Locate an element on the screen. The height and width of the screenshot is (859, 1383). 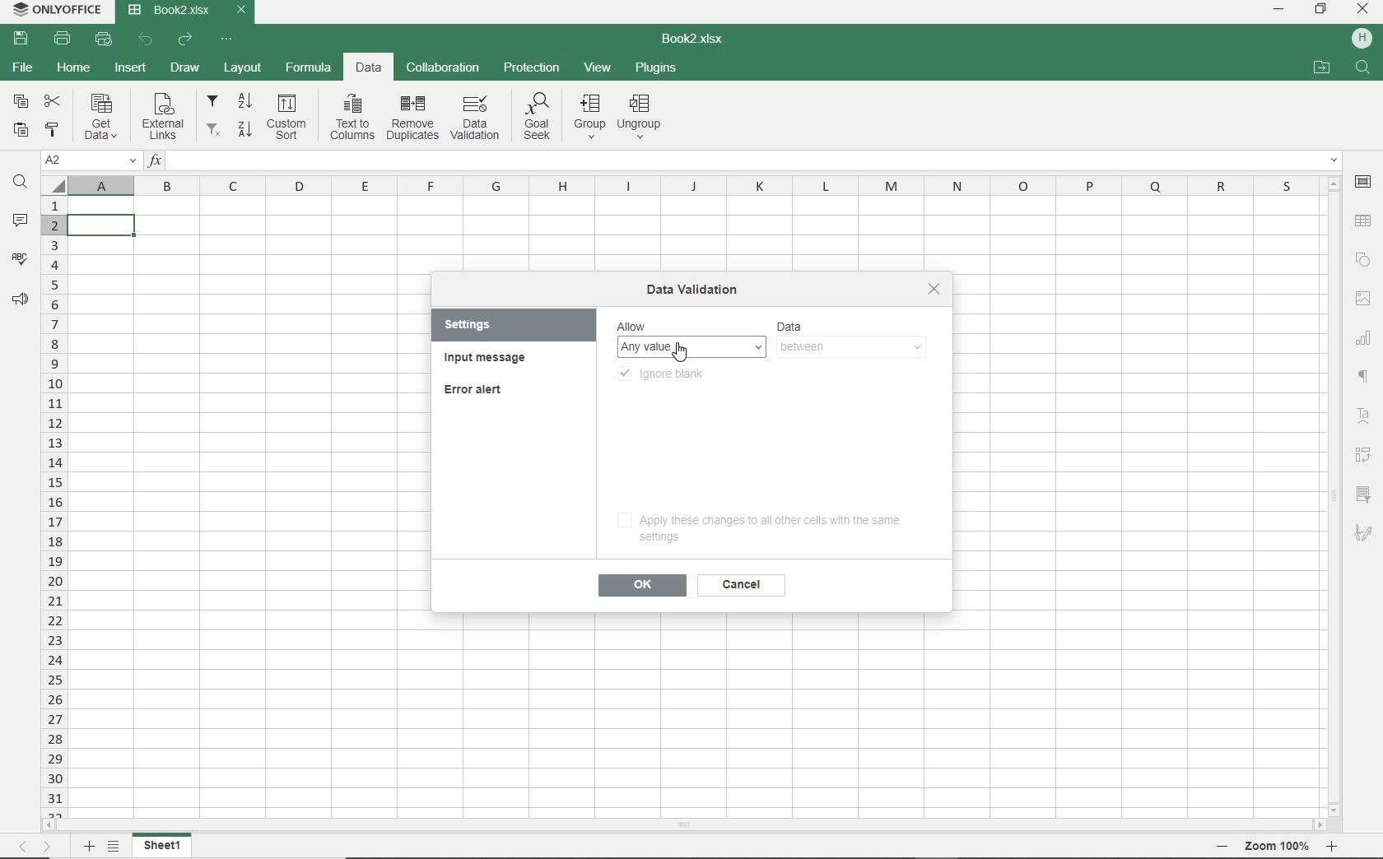
close is located at coordinates (934, 289).